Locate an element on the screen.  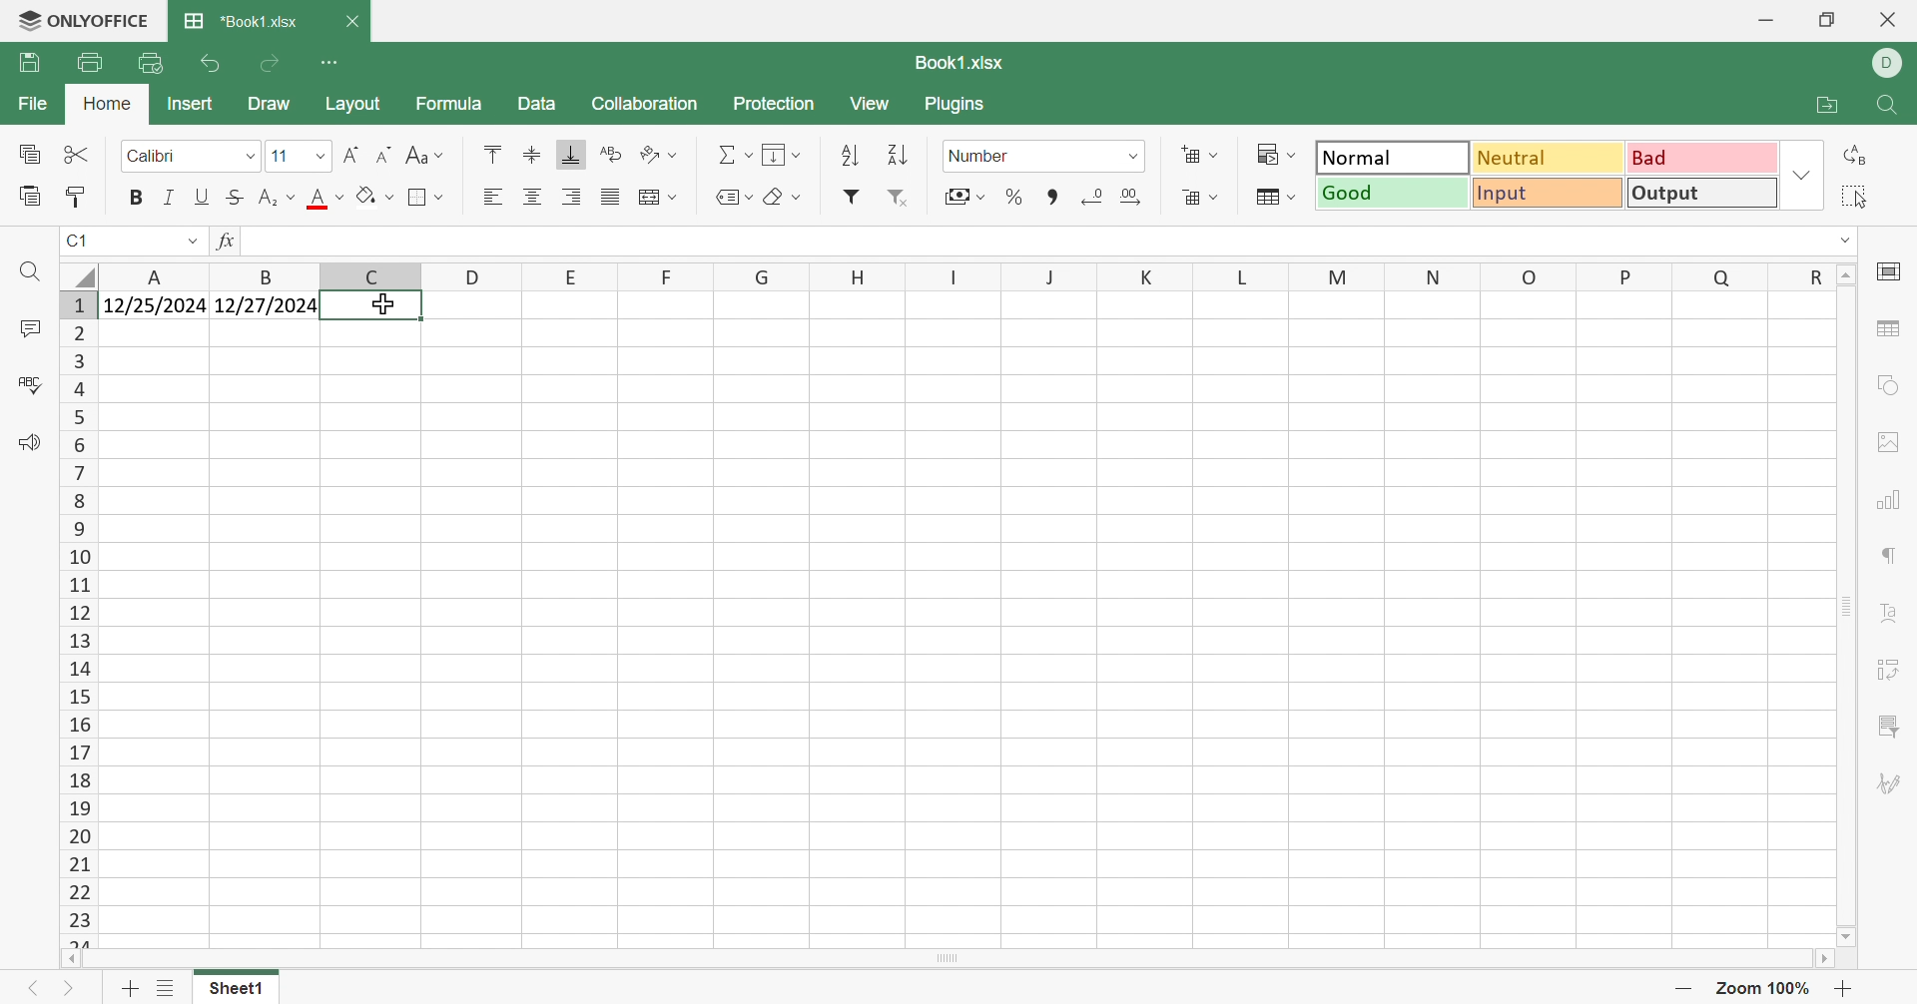
Drop Down is located at coordinates (1802, 174).